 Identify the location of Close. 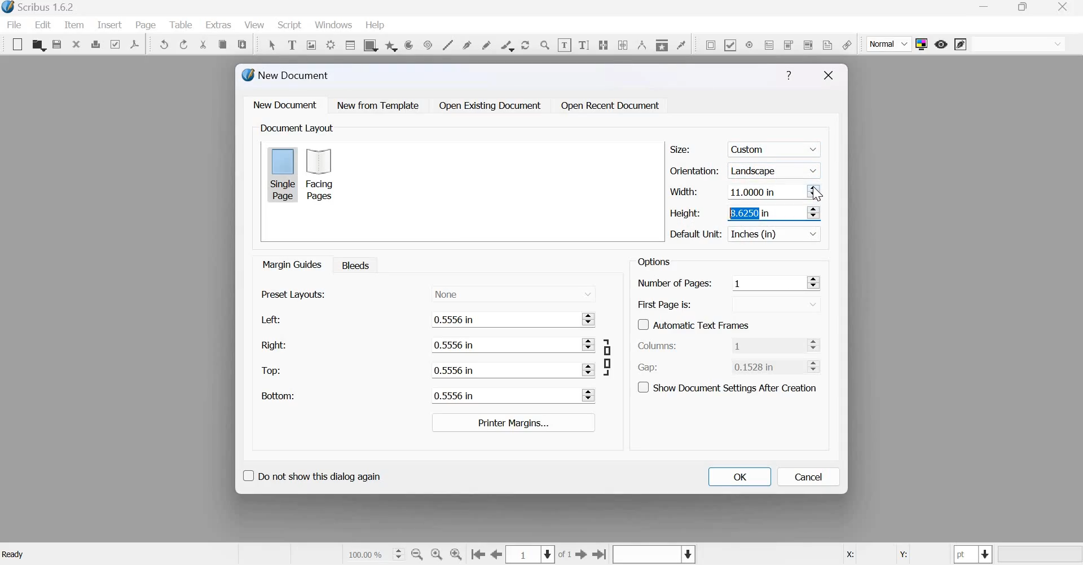
(829, 76).